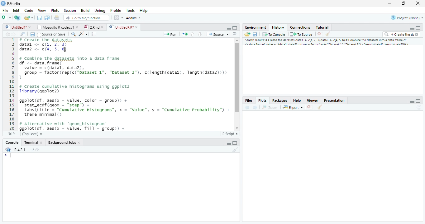  I want to click on Build, so click(86, 11).